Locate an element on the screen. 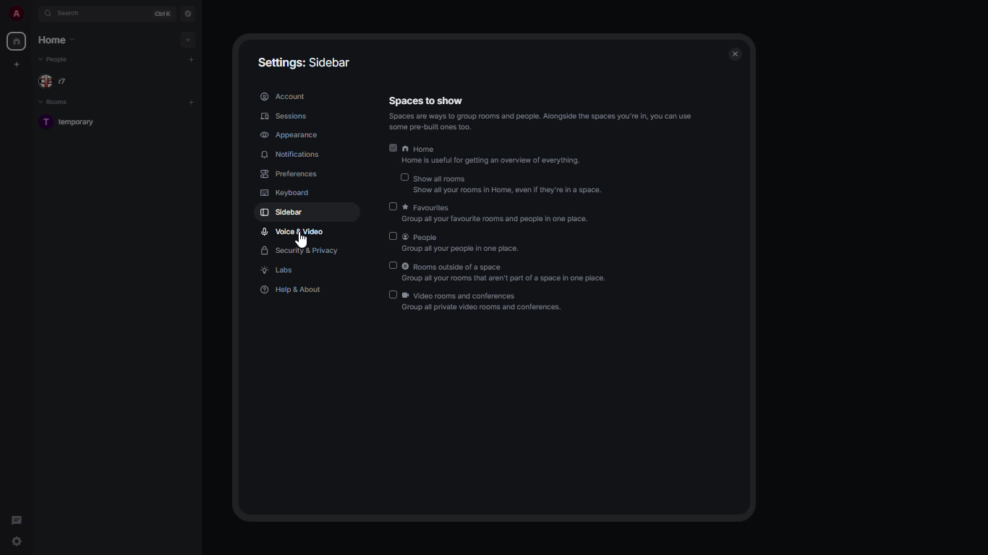  cursor is located at coordinates (305, 240).